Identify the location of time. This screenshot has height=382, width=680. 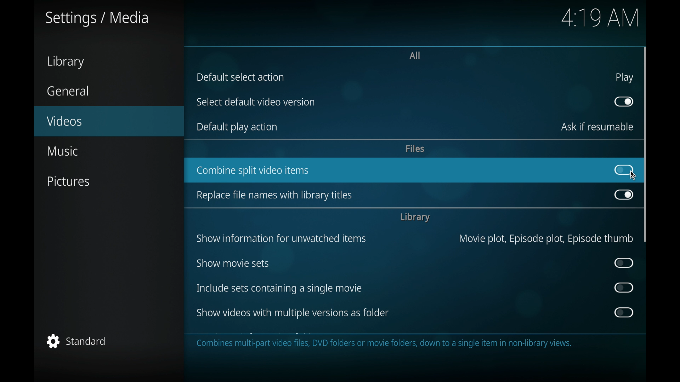
(601, 18).